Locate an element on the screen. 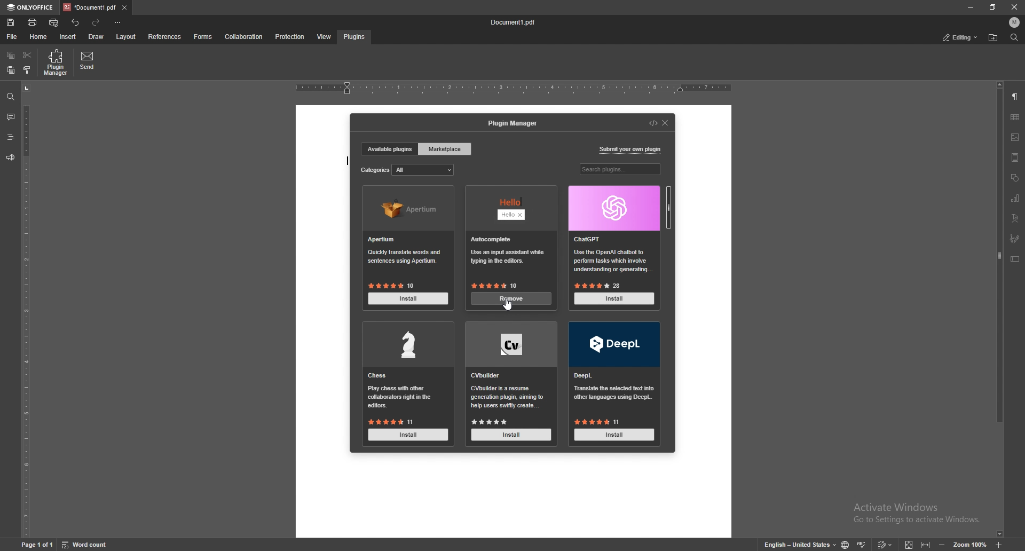 Image resolution: width=1025 pixels, height=551 pixels. profile is located at coordinates (1016, 22).